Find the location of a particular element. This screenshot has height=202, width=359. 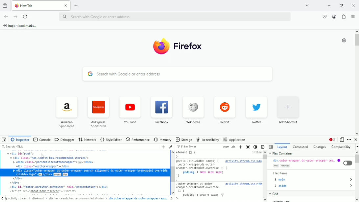

> <div class="outer-wrapper ds-outer-wrapper-search-alignment ds-outer-wrapper-breakpoint-override visible-logo">...</div> event flex is located at coordinates (90, 172).